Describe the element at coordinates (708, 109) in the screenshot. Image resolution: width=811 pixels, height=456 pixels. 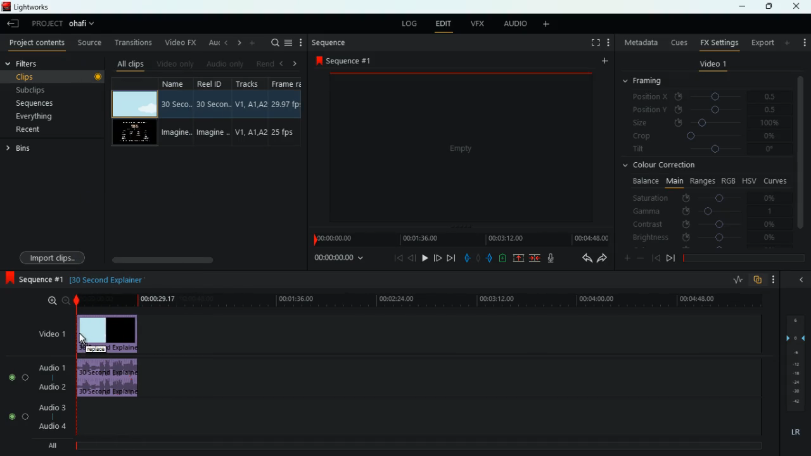
I see `position y` at that location.